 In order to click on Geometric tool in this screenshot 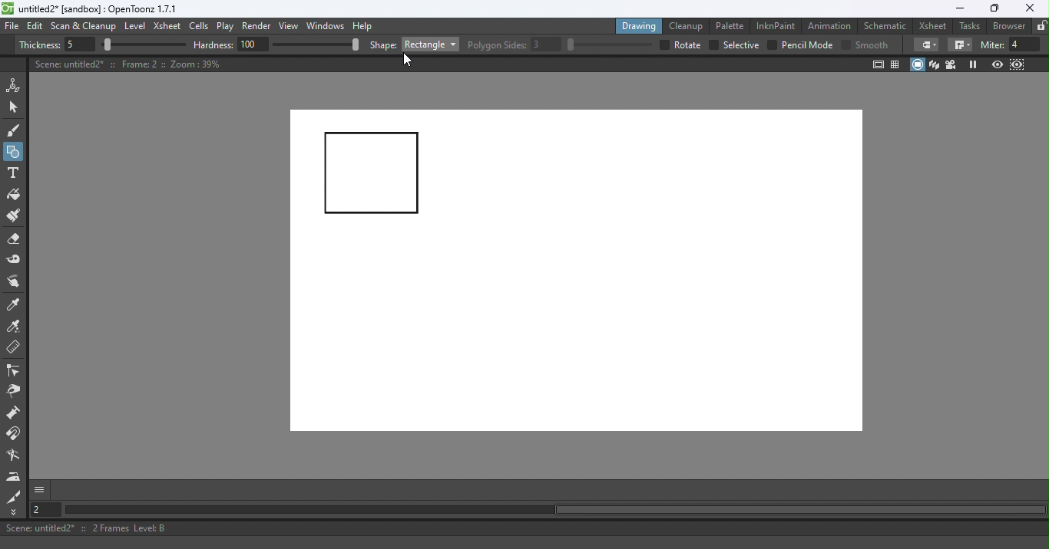, I will do `click(15, 152)`.